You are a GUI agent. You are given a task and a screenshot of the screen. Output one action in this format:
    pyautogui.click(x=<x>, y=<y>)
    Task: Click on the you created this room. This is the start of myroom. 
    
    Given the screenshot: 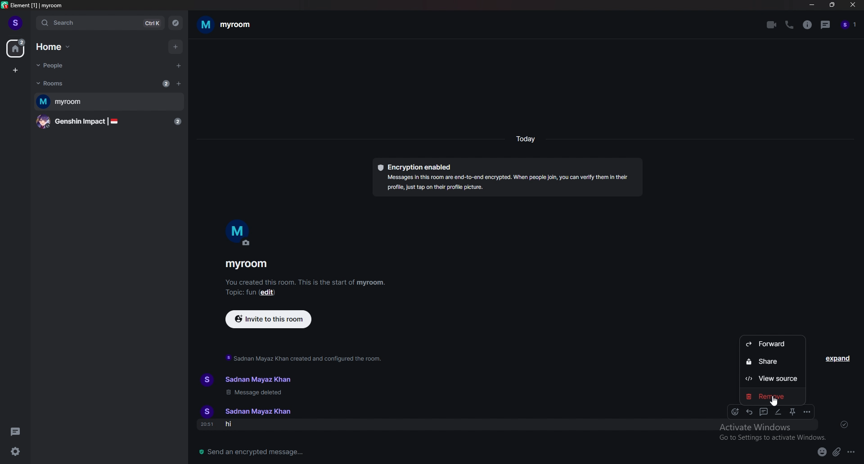 What is the action you would take?
    pyautogui.click(x=306, y=281)
    